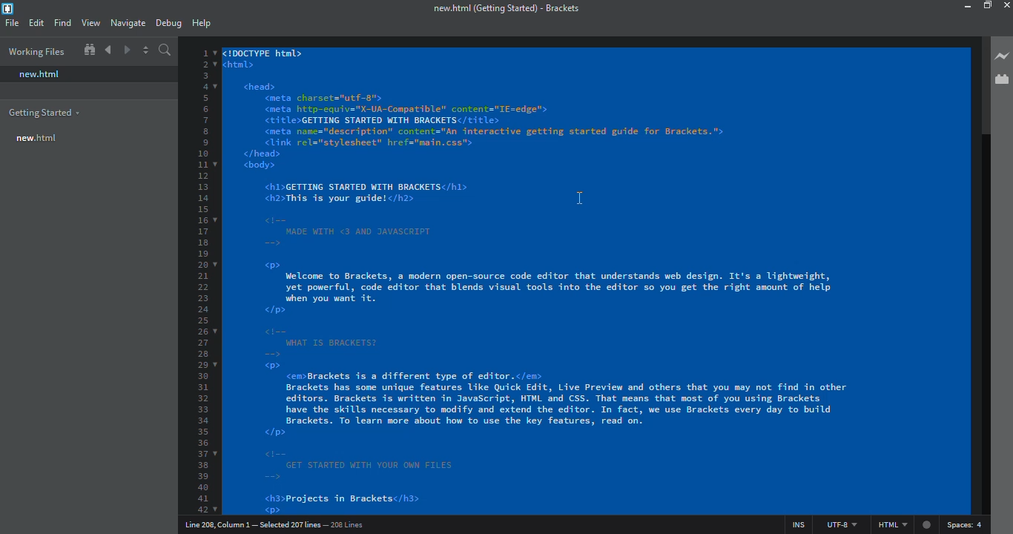 The width and height of the screenshot is (1013, 534). I want to click on live preview, so click(1000, 56).